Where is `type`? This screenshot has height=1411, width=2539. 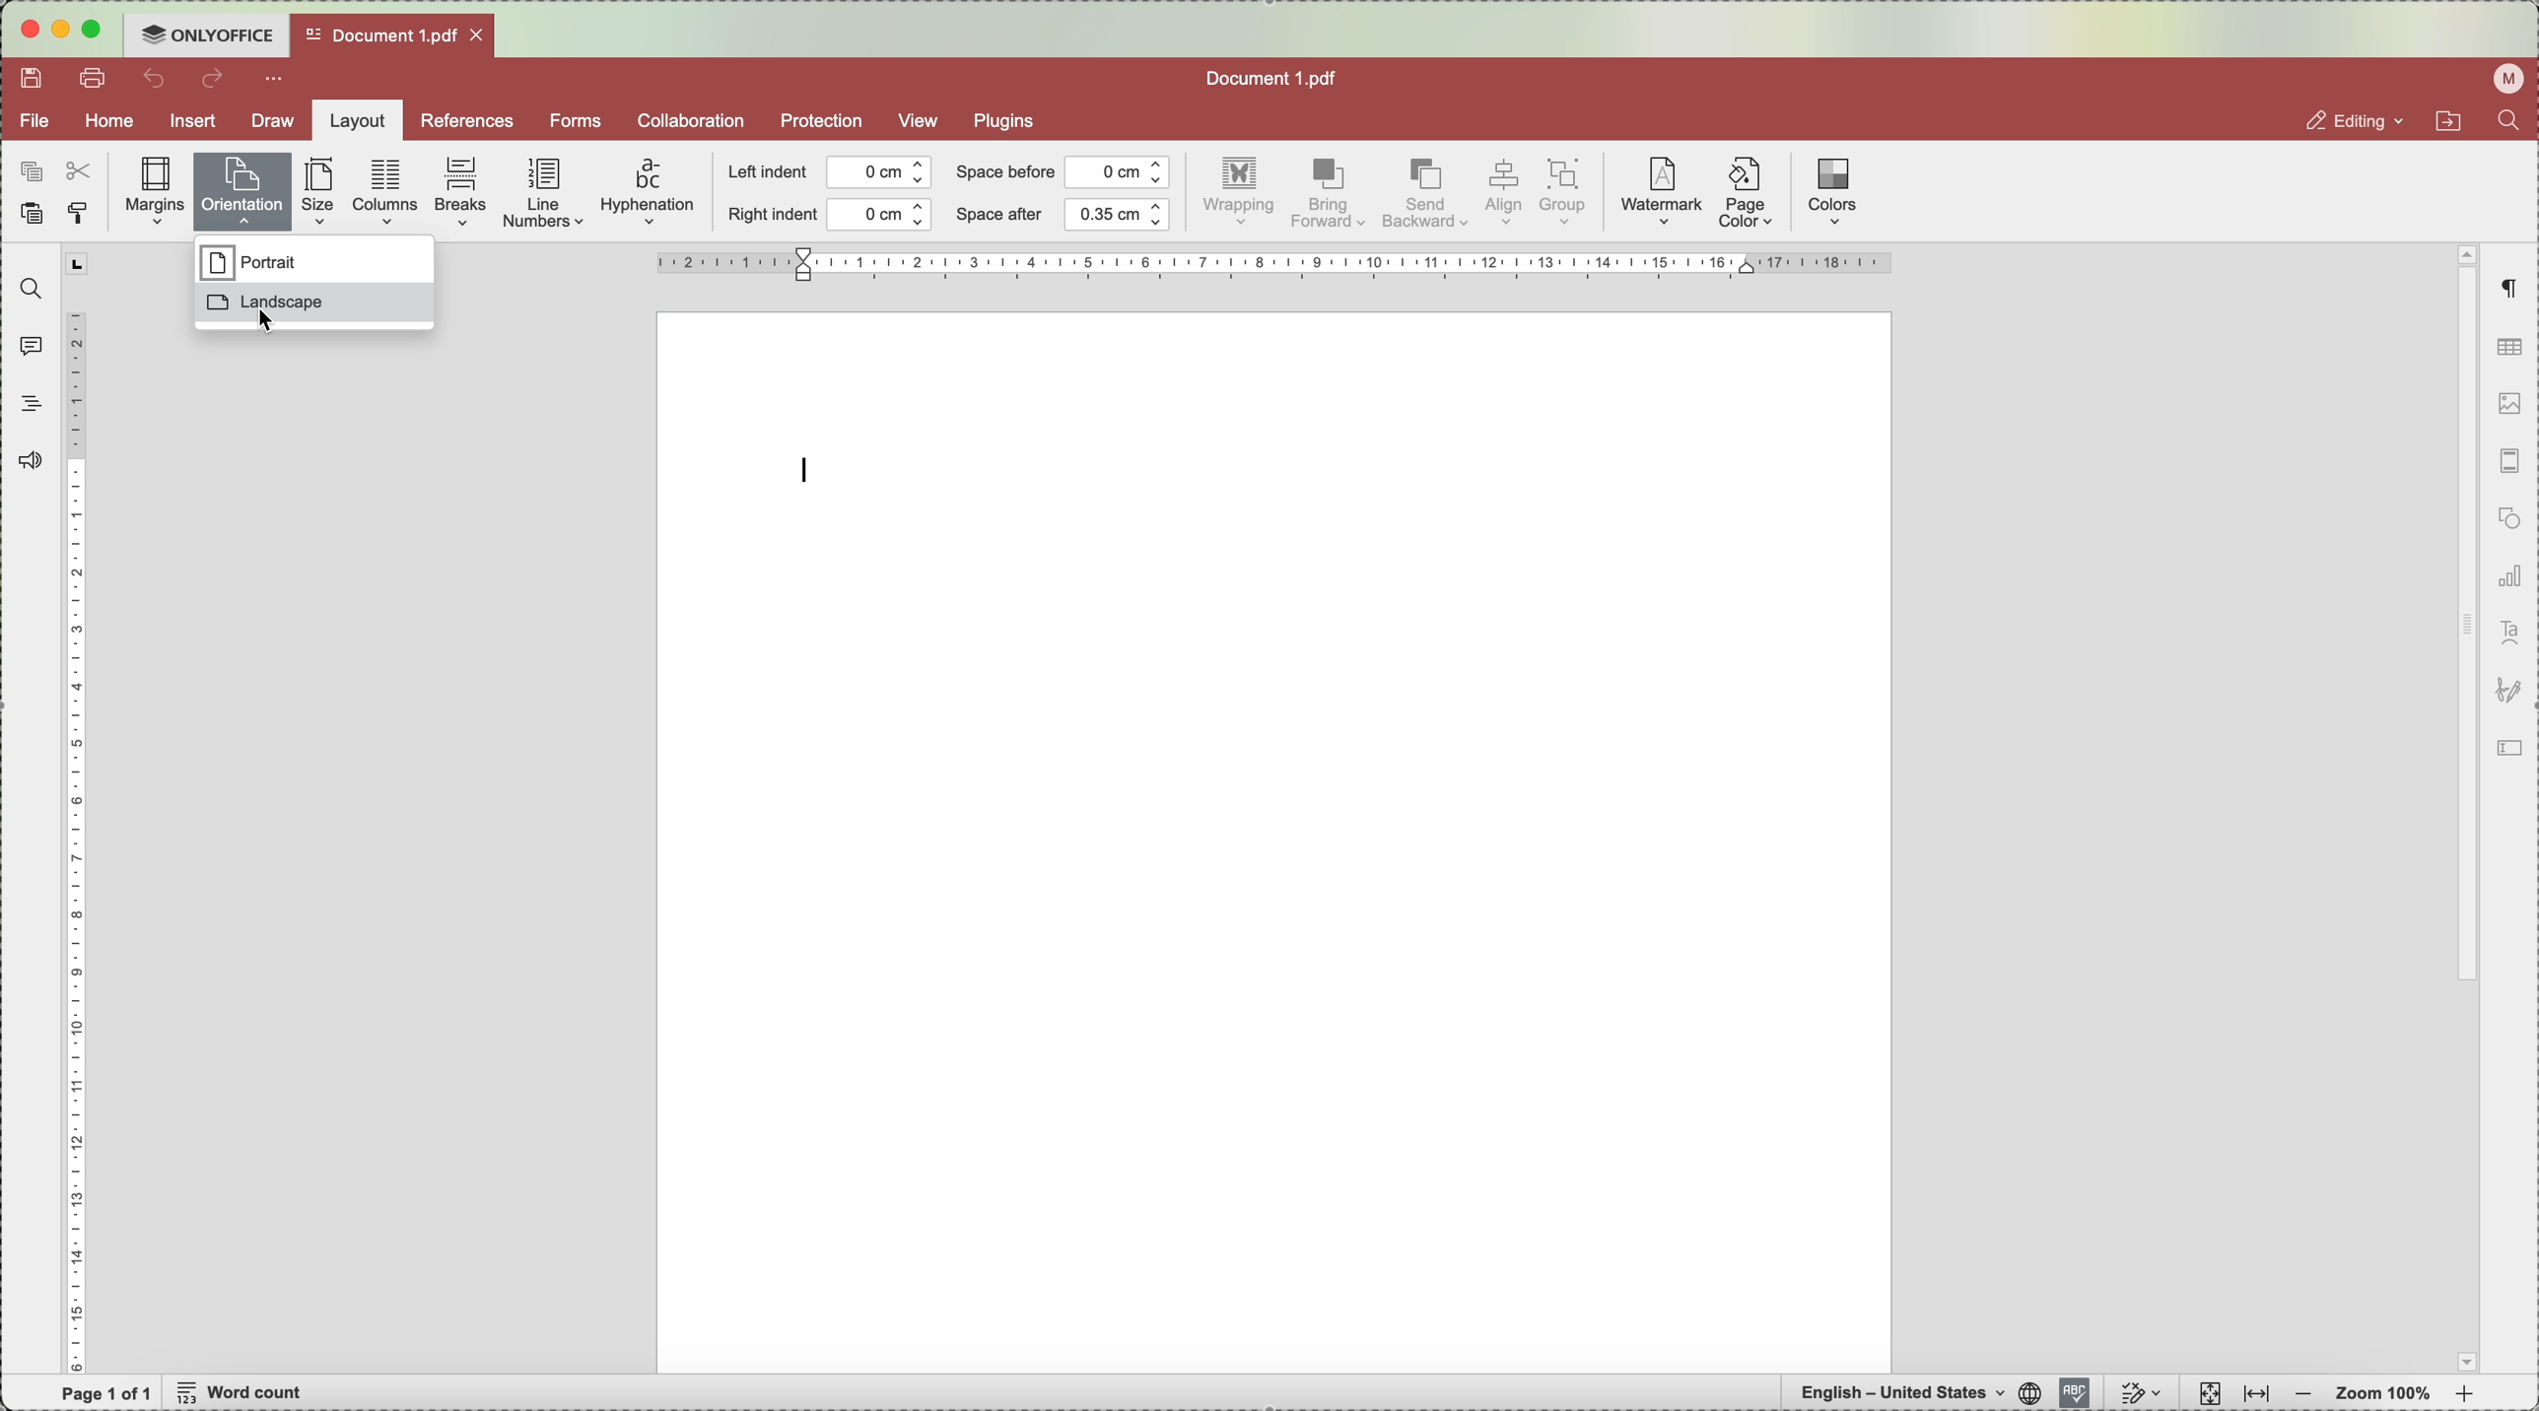
type is located at coordinates (809, 468).